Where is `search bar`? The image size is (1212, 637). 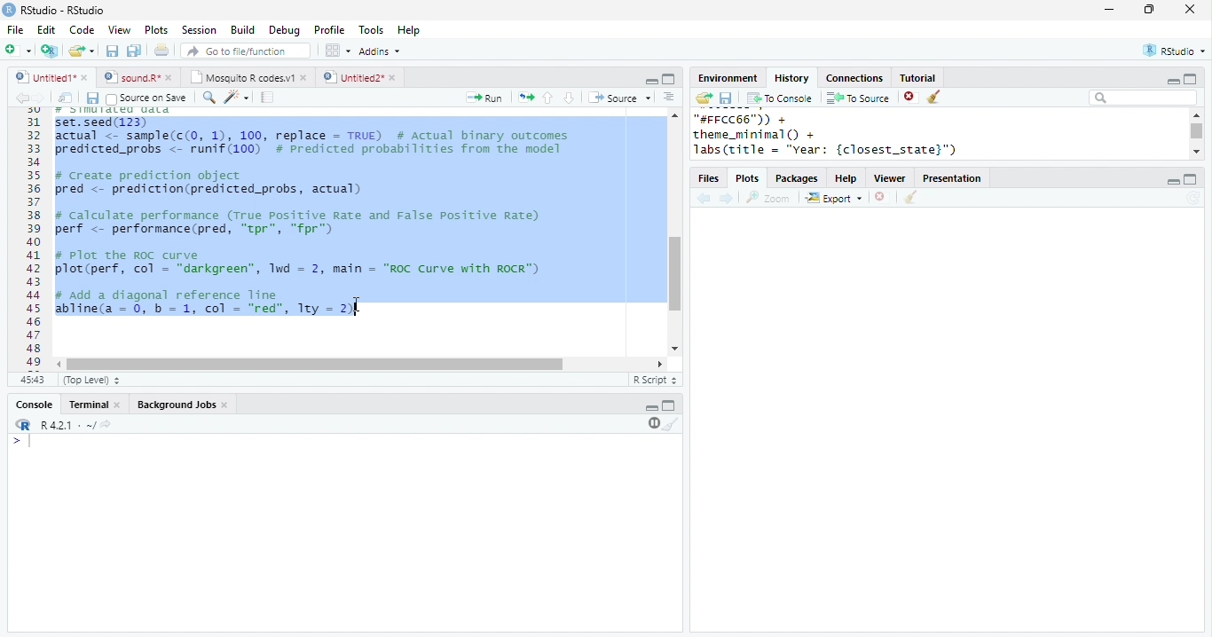 search bar is located at coordinates (1143, 97).